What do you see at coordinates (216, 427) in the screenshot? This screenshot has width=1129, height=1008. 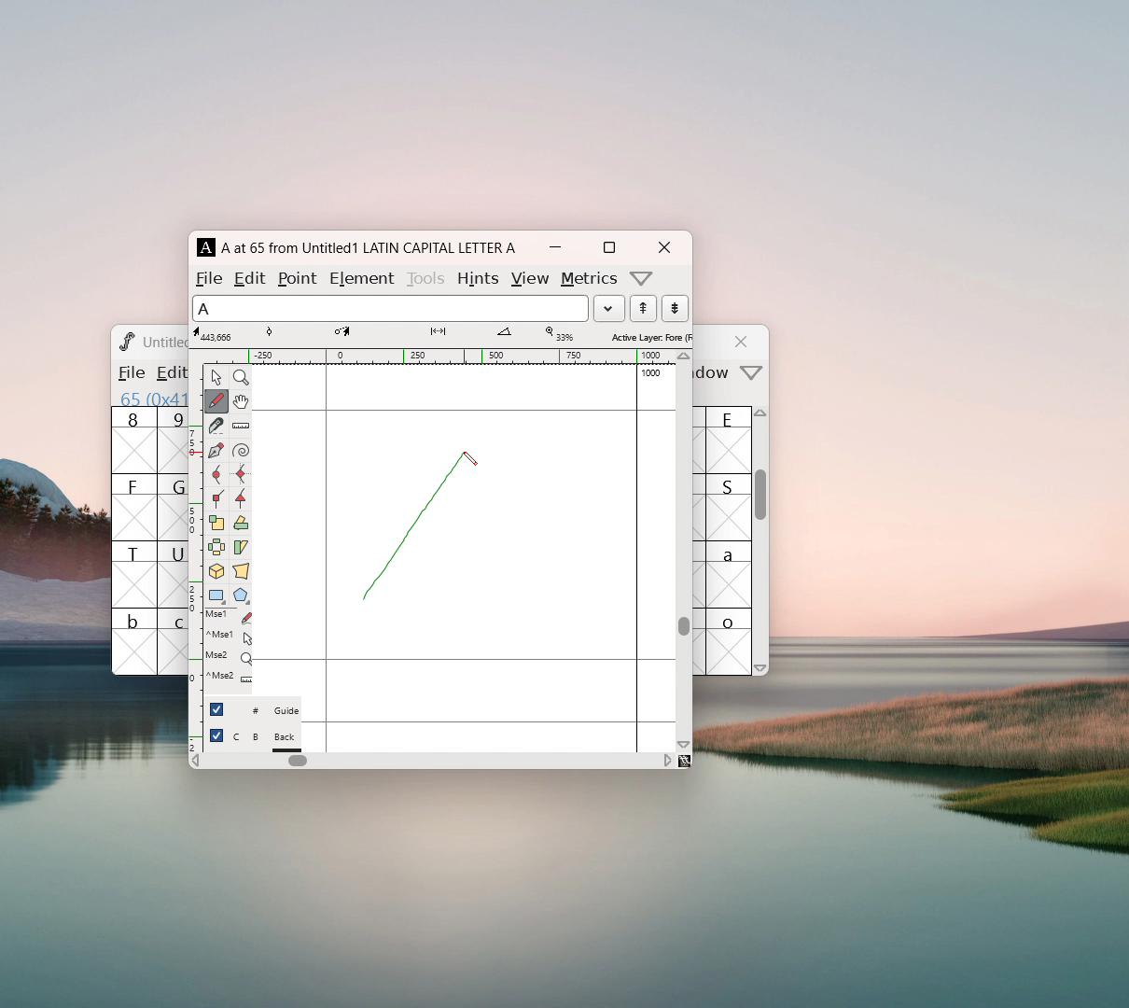 I see `cut splines in two` at bounding box center [216, 427].